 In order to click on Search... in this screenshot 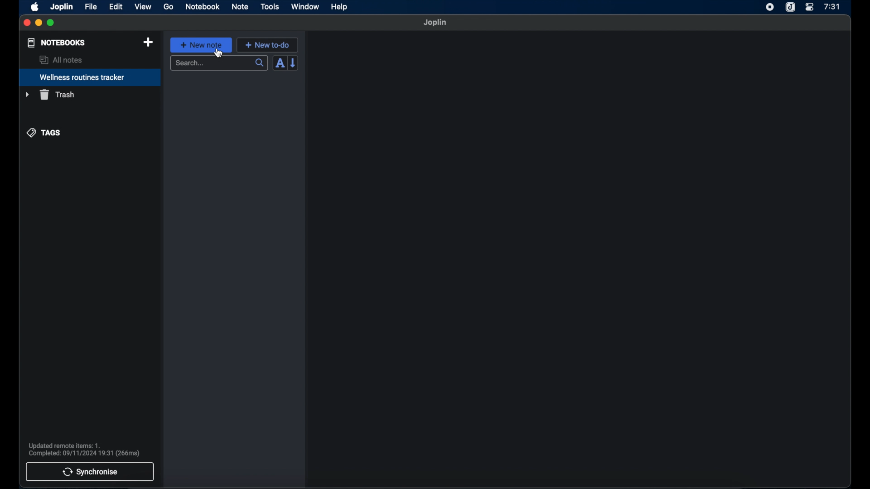, I will do `click(220, 63)`.